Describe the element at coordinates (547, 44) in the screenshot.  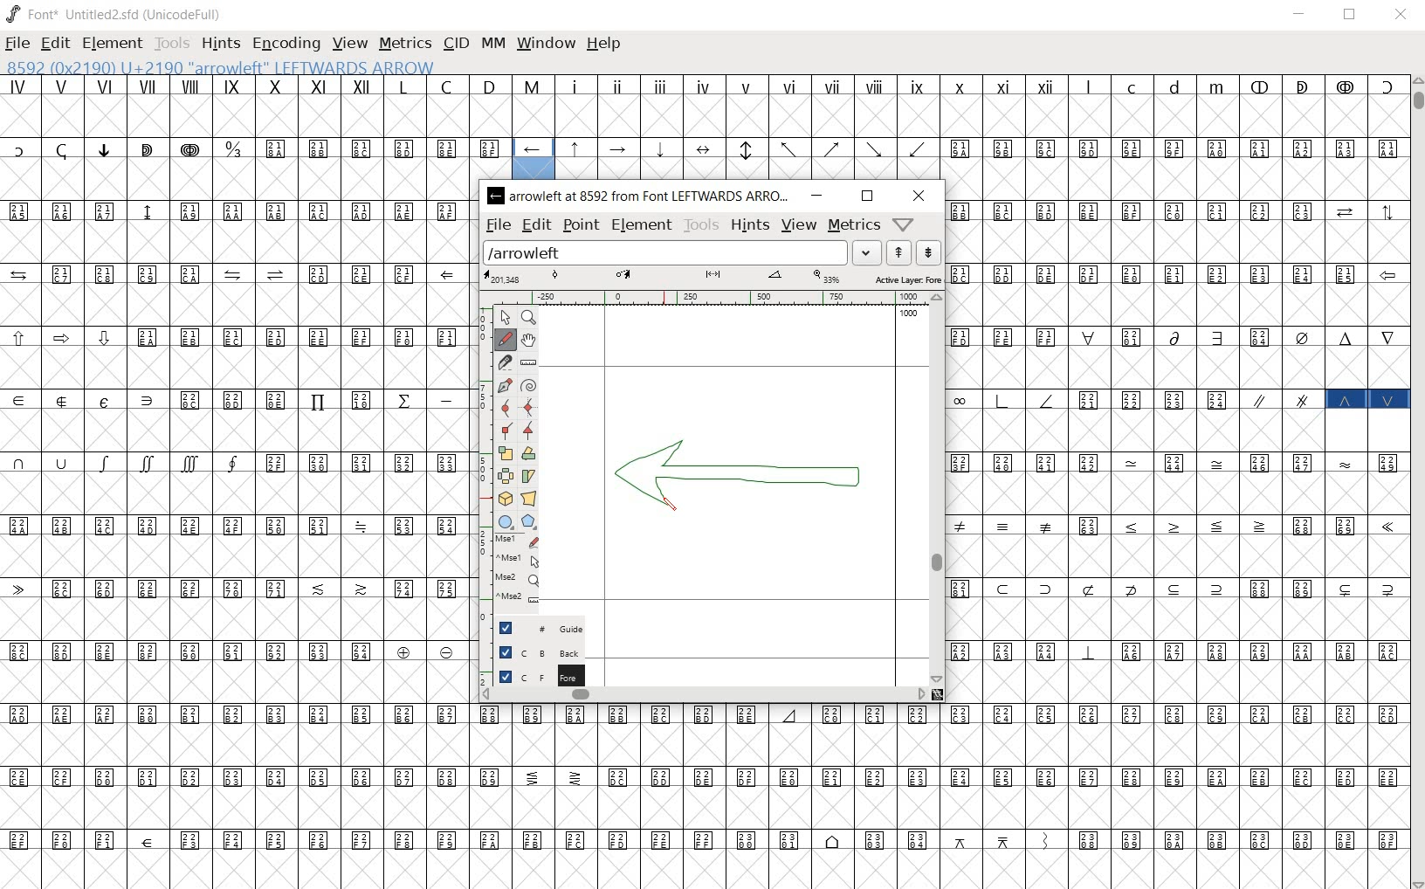
I see `window` at that location.